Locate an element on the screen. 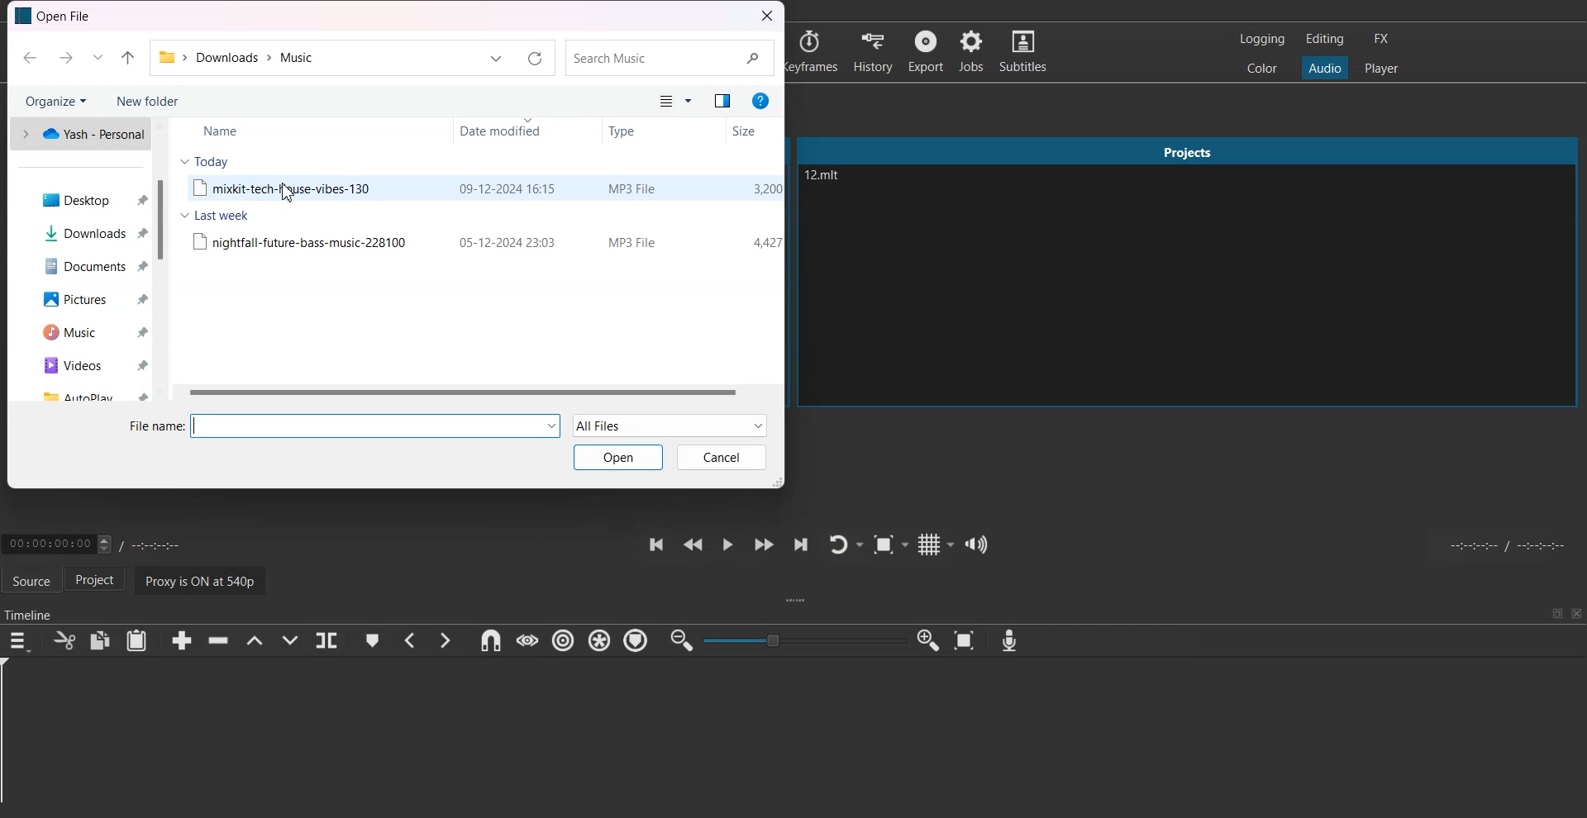 The height and width of the screenshot is (818, 1587). Project is located at coordinates (101, 581).